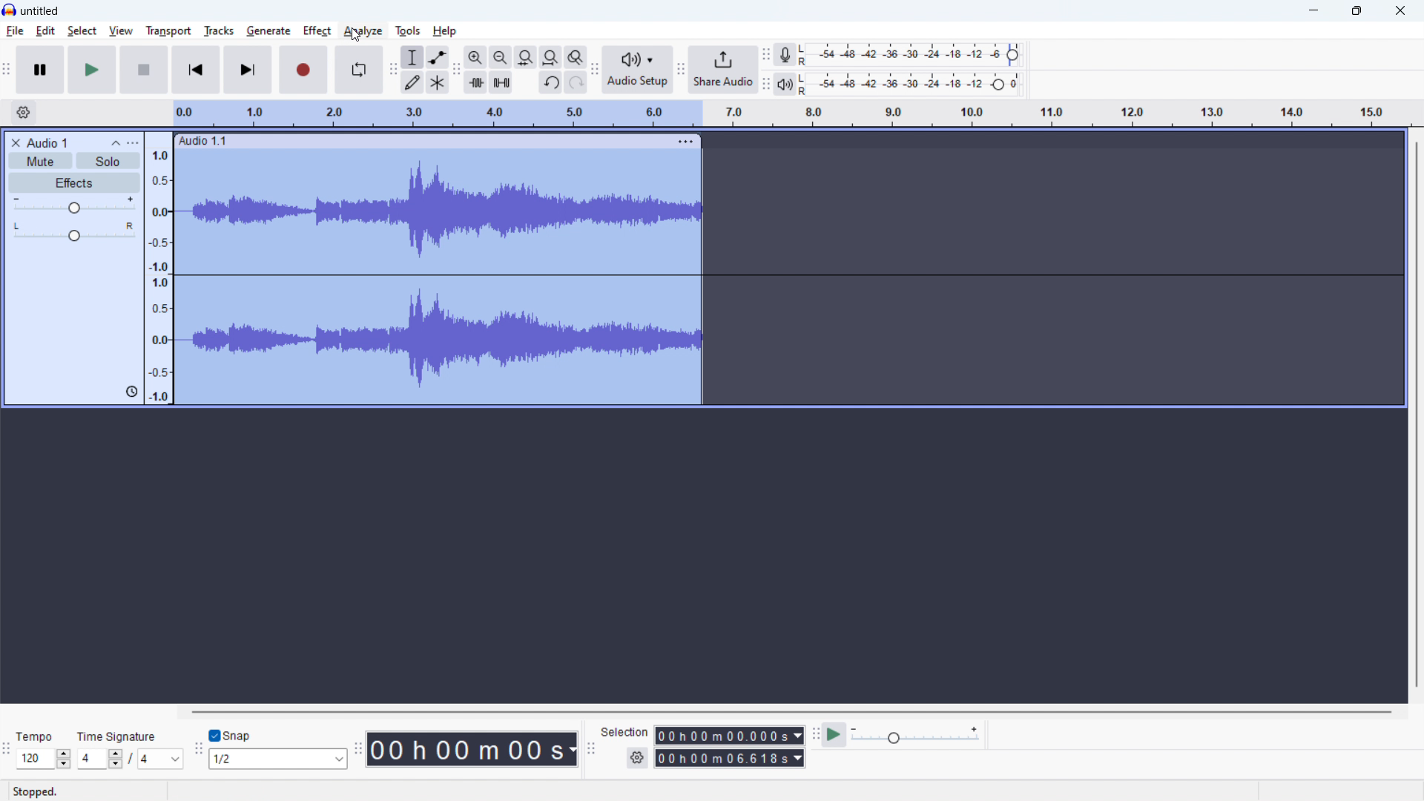  I want to click on recording meter toolbar, so click(766, 54).